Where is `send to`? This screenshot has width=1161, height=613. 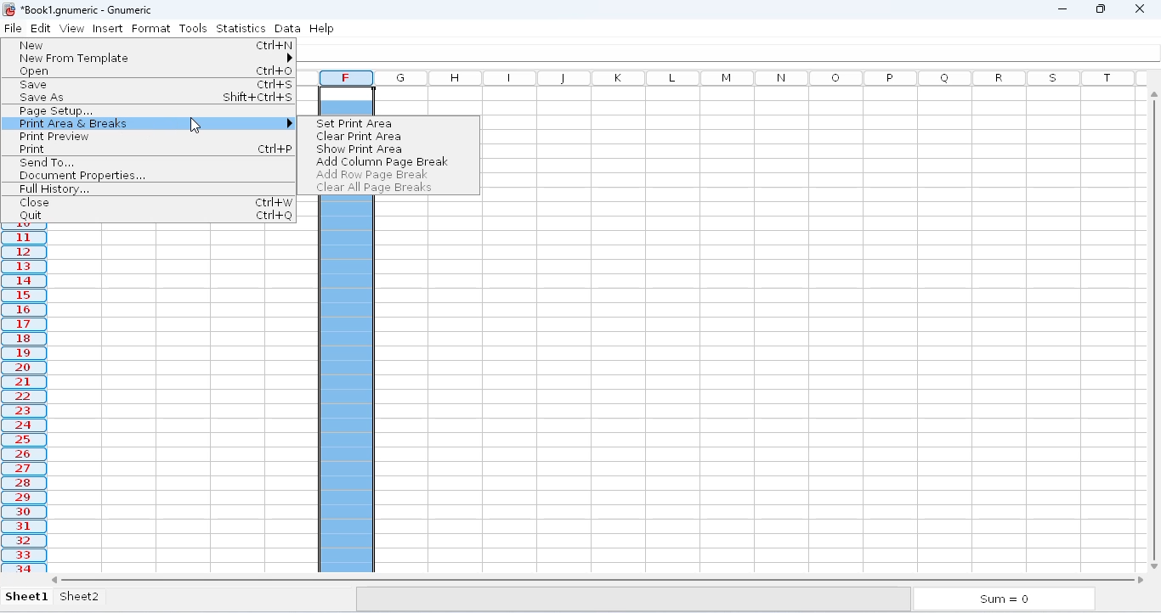
send to is located at coordinates (46, 162).